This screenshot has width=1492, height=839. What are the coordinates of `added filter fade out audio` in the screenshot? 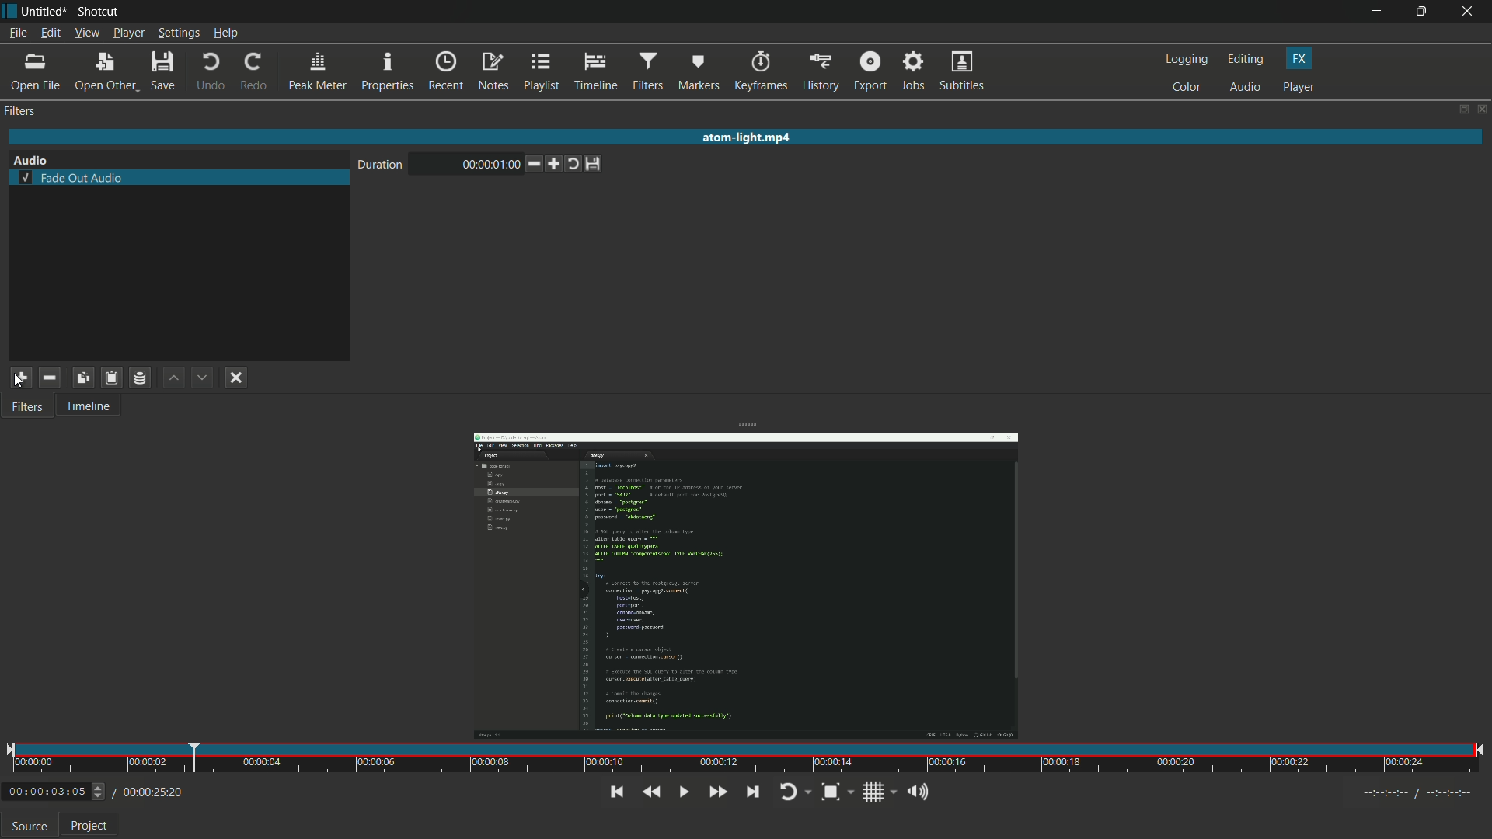 It's located at (178, 178).